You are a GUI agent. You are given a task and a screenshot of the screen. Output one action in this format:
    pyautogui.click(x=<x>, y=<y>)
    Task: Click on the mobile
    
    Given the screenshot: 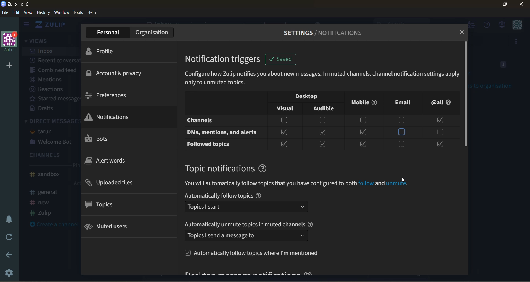 What is the action you would take?
    pyautogui.click(x=364, y=102)
    